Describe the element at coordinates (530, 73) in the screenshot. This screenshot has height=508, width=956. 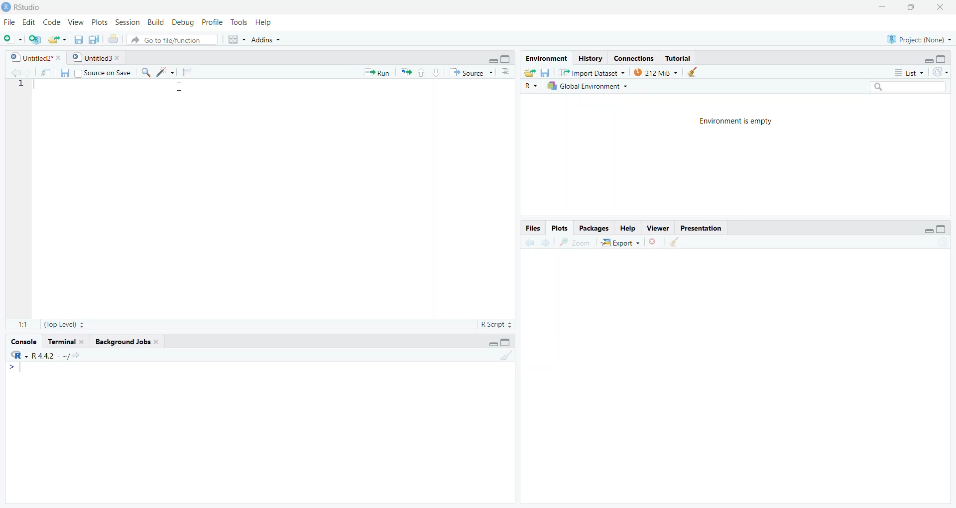
I see `load workspace` at that location.